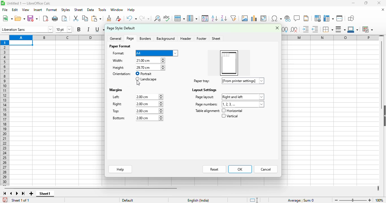 The height and width of the screenshot is (203, 386). Describe the element at coordinates (120, 46) in the screenshot. I see `paper format` at that location.